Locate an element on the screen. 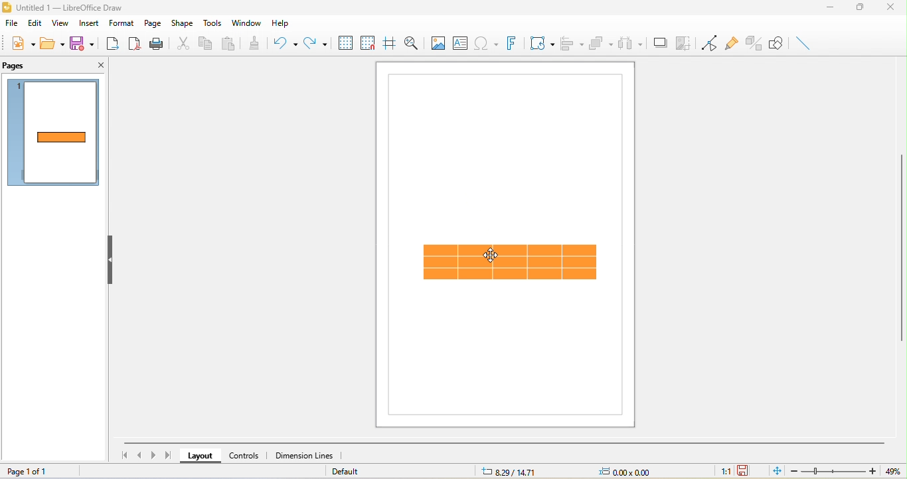 This screenshot has height=479, width=907. transformation is located at coordinates (539, 42).